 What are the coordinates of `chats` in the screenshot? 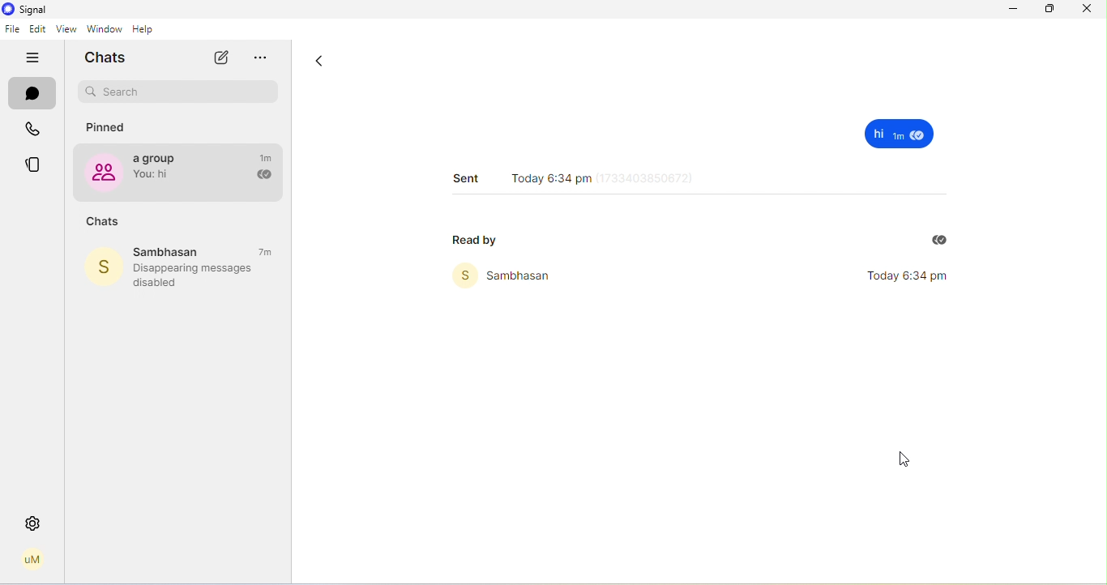 It's located at (103, 222).